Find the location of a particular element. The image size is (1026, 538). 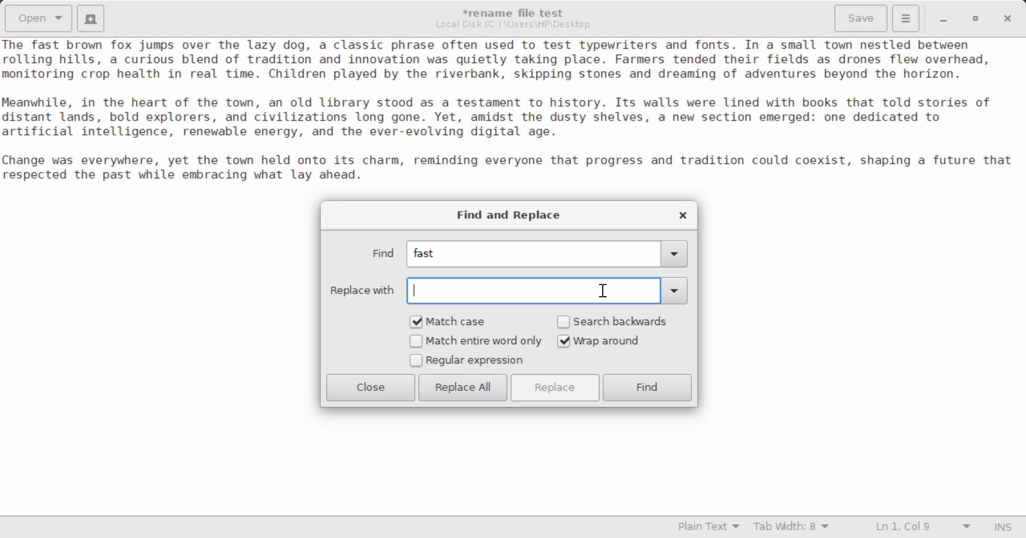

Find: fast is located at coordinates (524, 255).